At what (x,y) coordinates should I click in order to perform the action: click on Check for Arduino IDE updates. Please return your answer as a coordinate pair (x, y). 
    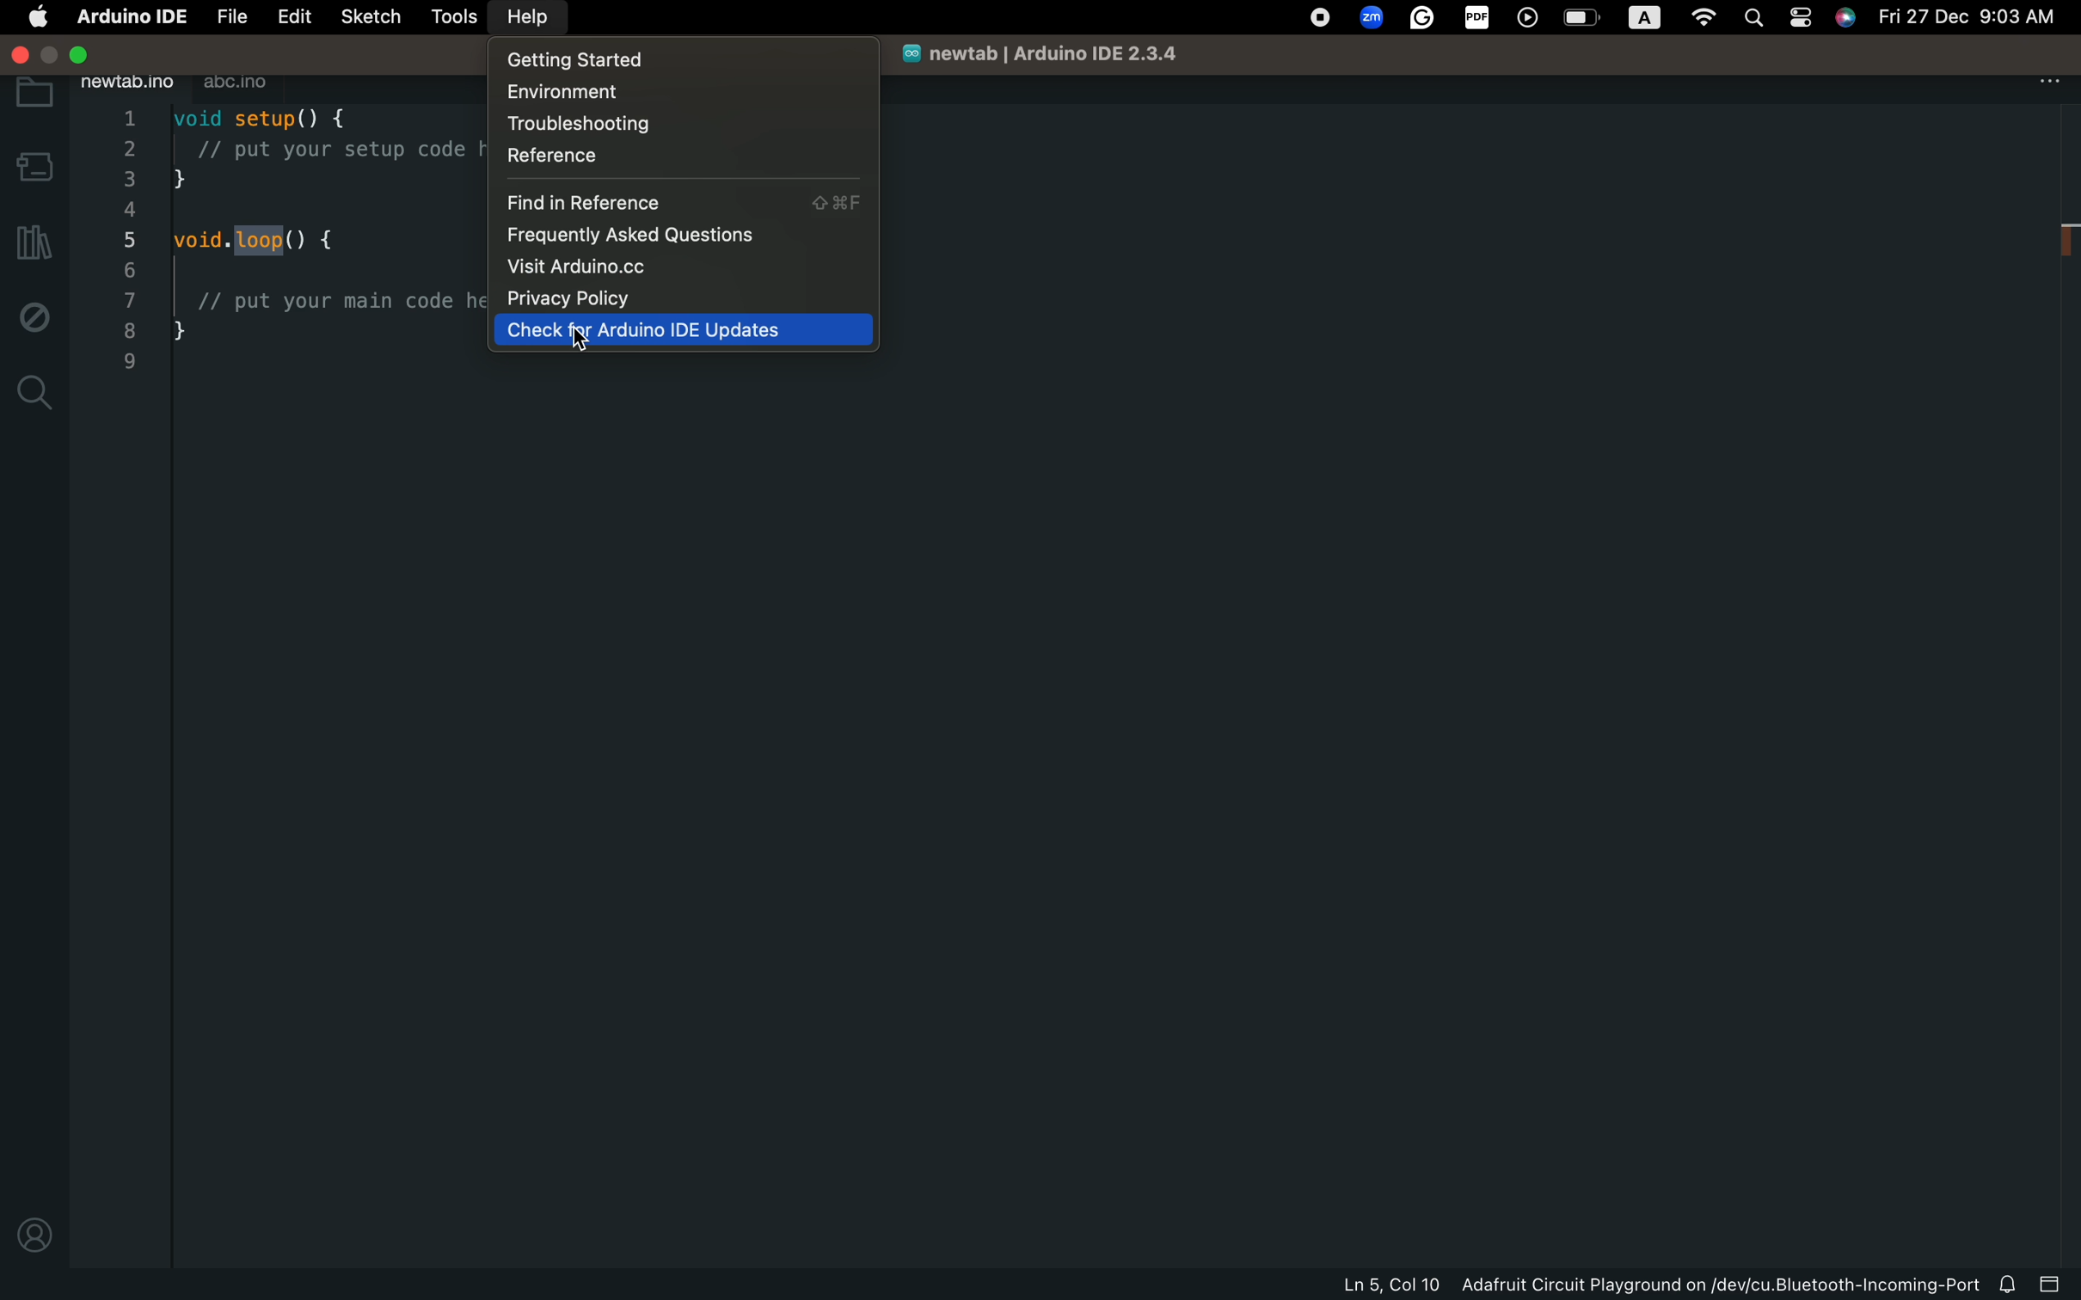
    Looking at the image, I should click on (684, 330).